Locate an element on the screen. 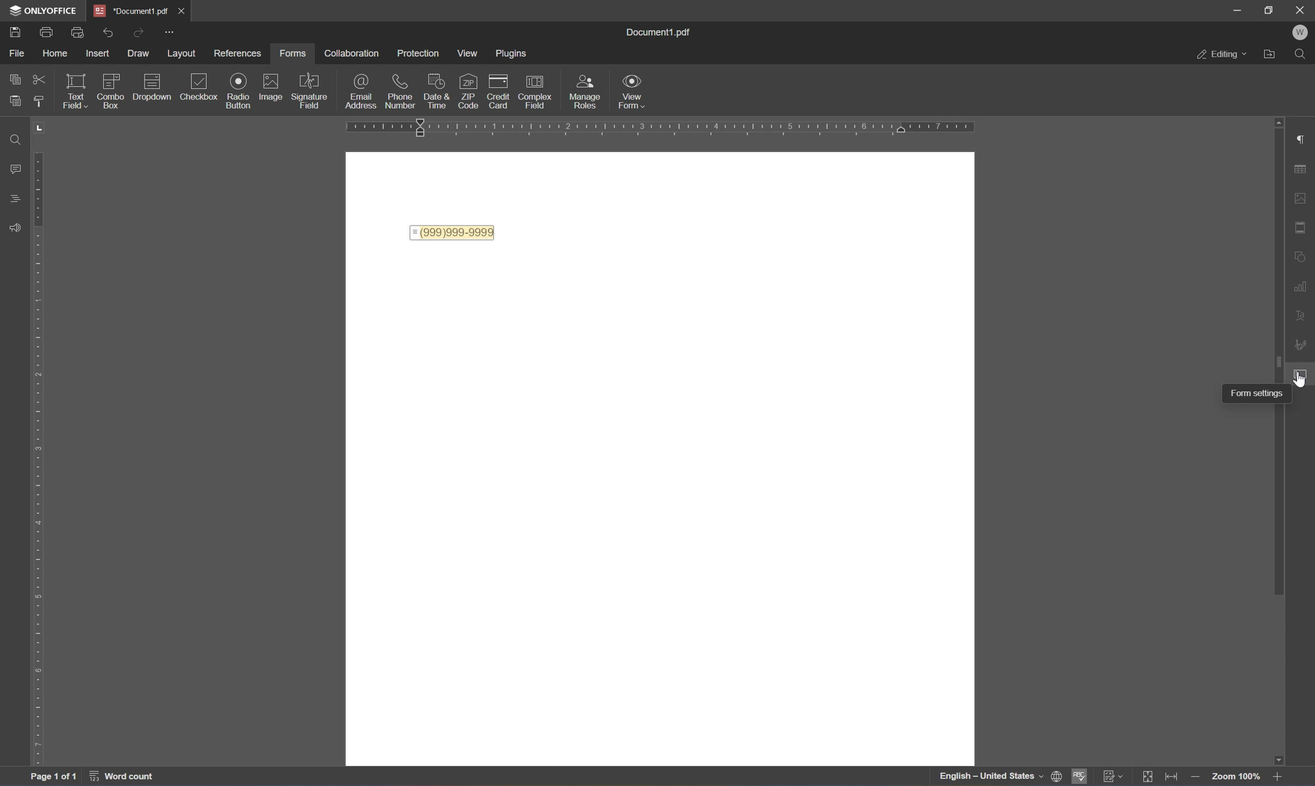 This screenshot has width=1315, height=786. layout is located at coordinates (183, 53).